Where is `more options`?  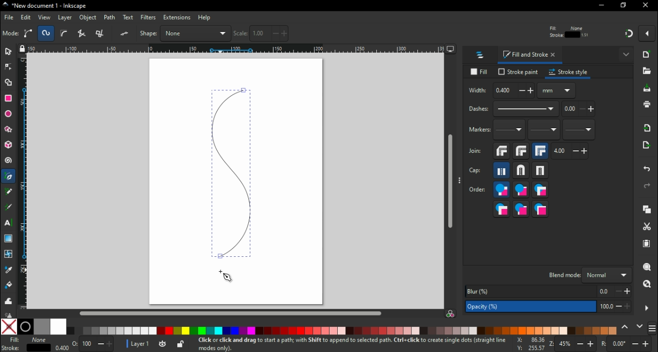
more options is located at coordinates (460, 182).